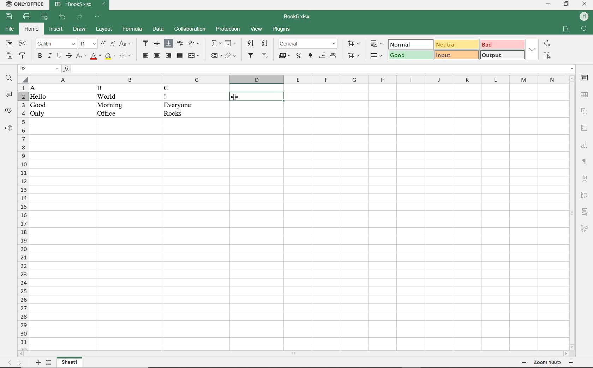  I want to click on cut, so click(23, 43).